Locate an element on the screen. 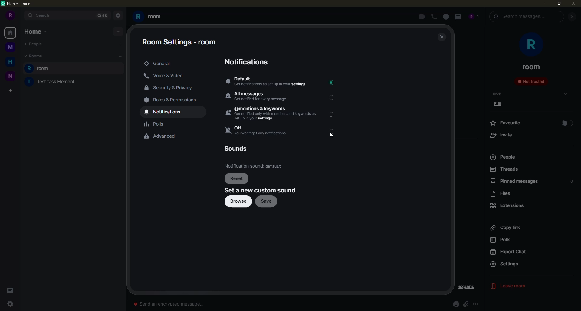 This screenshot has height=311, width=581. create a space is located at coordinates (11, 90).